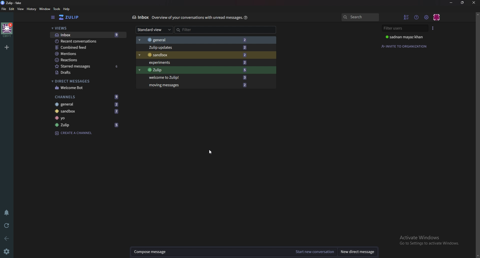 Image resolution: width=480 pixels, height=258 pixels. What do you see at coordinates (197, 18) in the screenshot?
I see `Info` at bounding box center [197, 18].